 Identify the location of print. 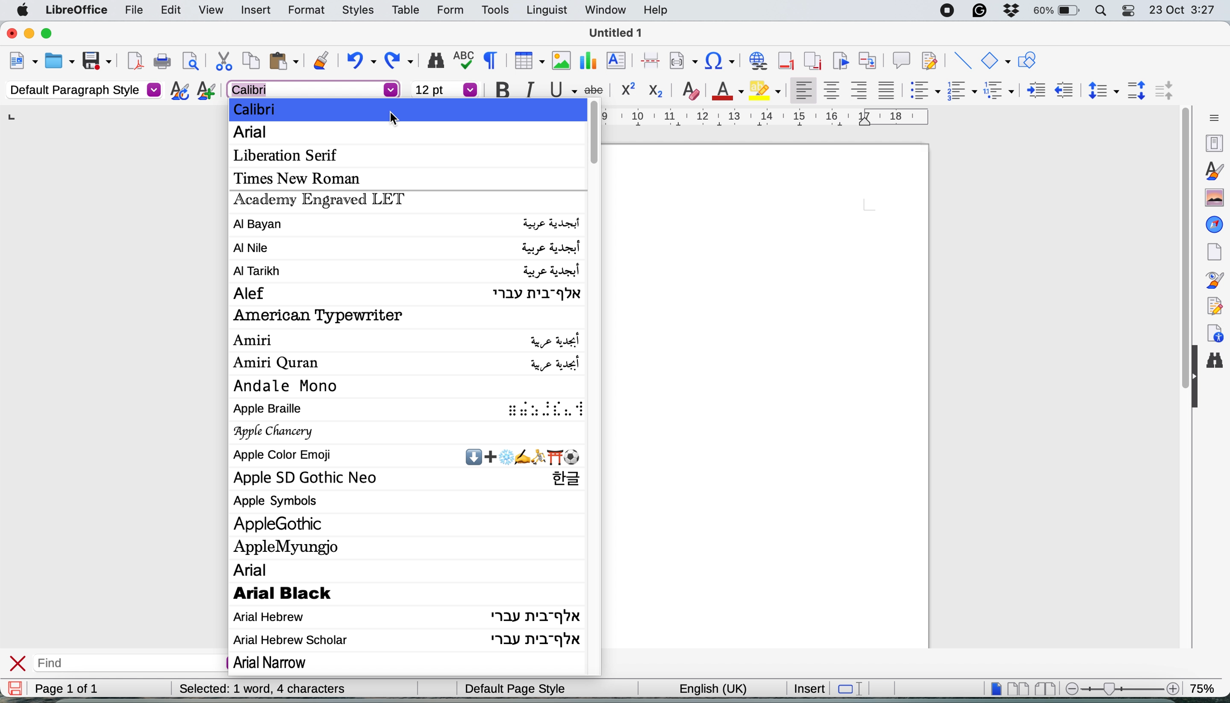
(161, 63).